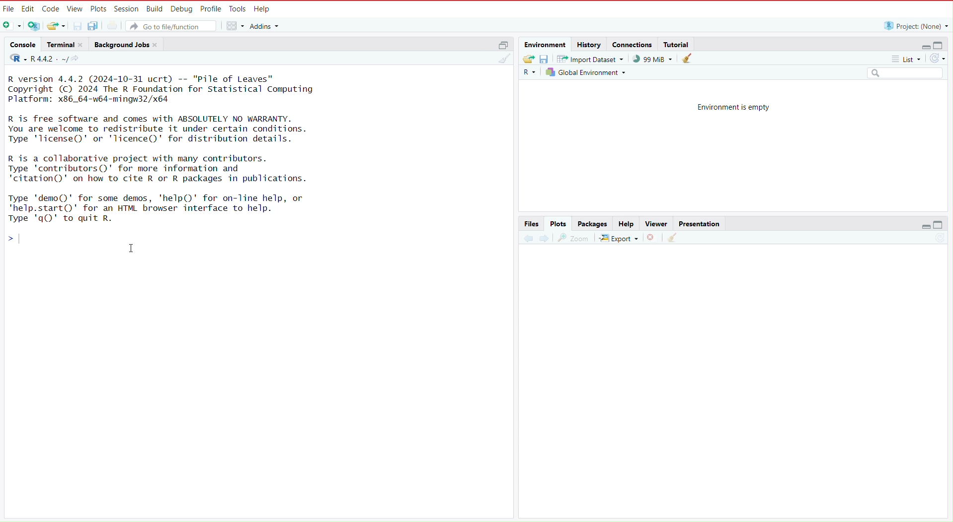  What do you see at coordinates (75, 8) in the screenshot?
I see `view` at bounding box center [75, 8].